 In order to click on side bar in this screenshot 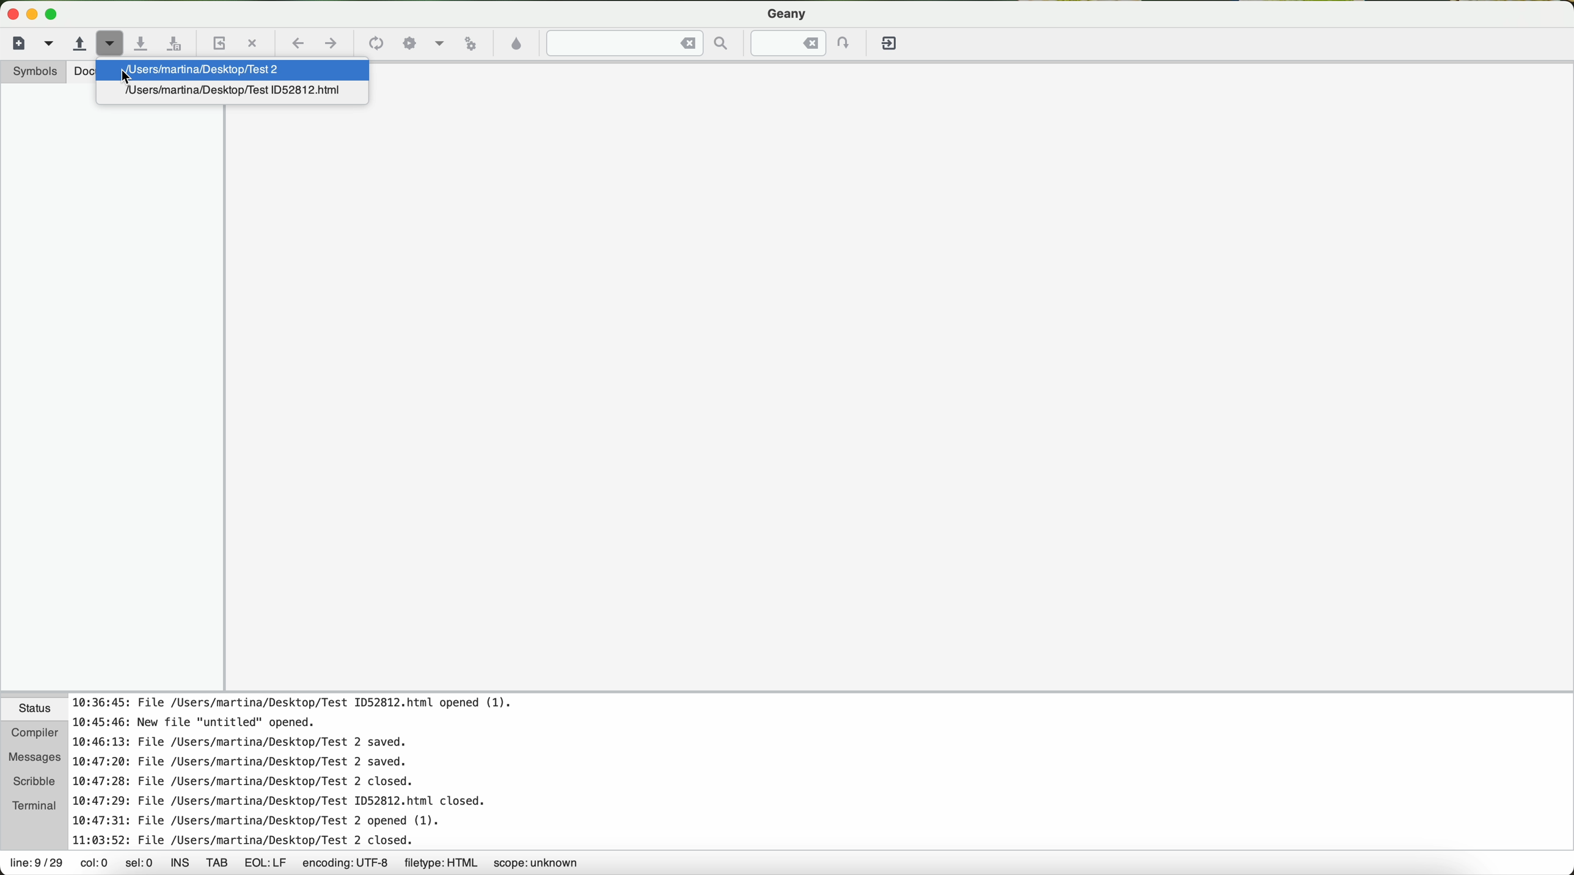, I will do `click(111, 406)`.